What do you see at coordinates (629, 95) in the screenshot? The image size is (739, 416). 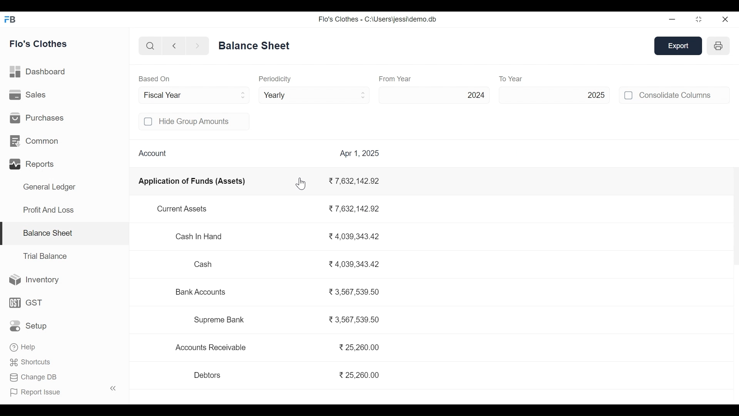 I see `checkbox` at bounding box center [629, 95].